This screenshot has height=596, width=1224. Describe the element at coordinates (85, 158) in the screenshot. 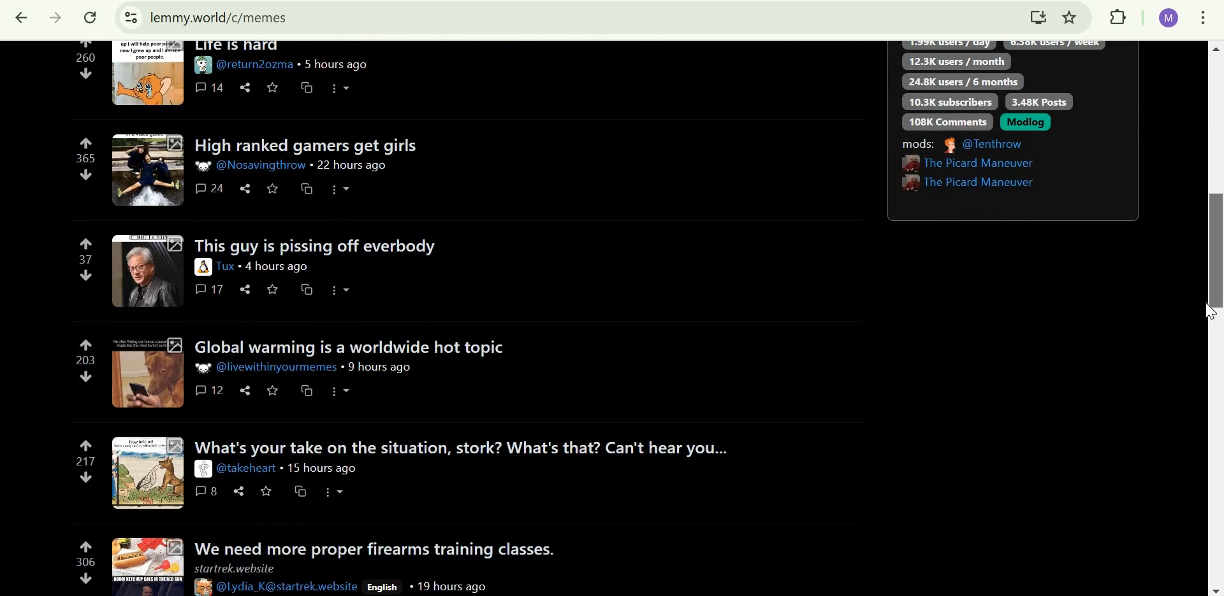

I see `365 points` at that location.